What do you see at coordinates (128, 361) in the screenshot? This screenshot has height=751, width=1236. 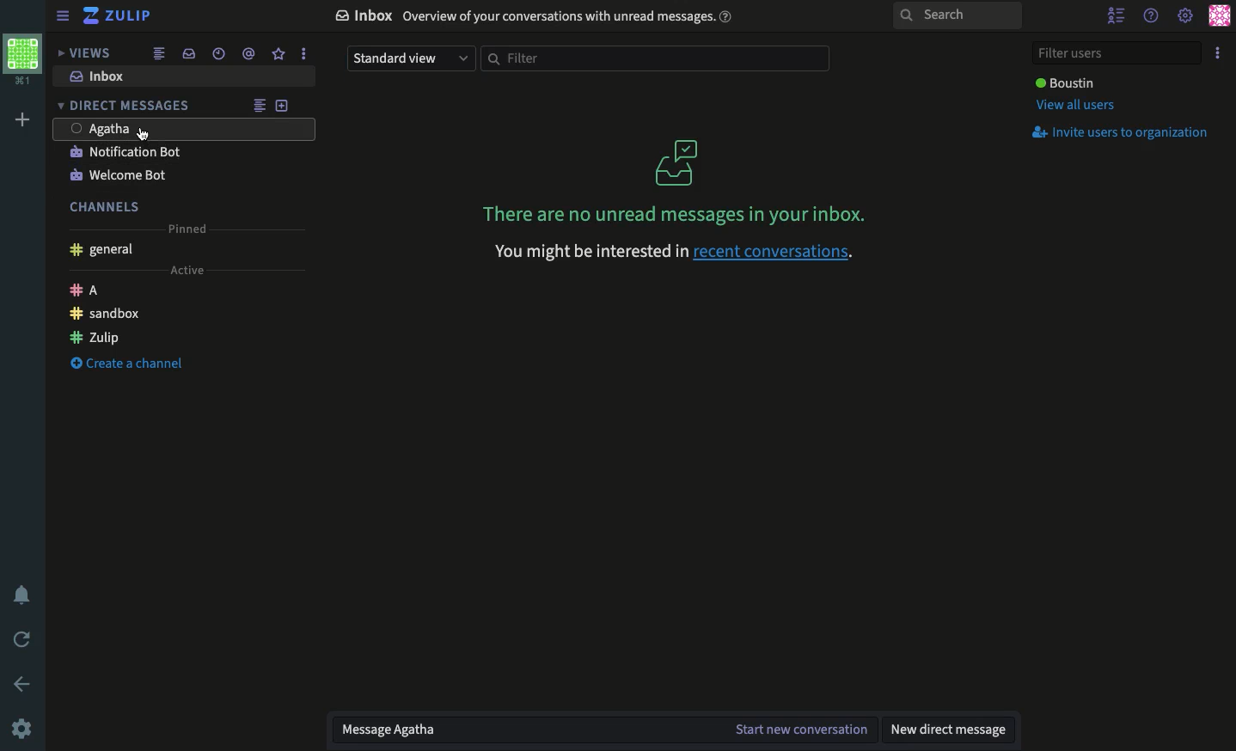 I see `Create a channel` at bounding box center [128, 361].